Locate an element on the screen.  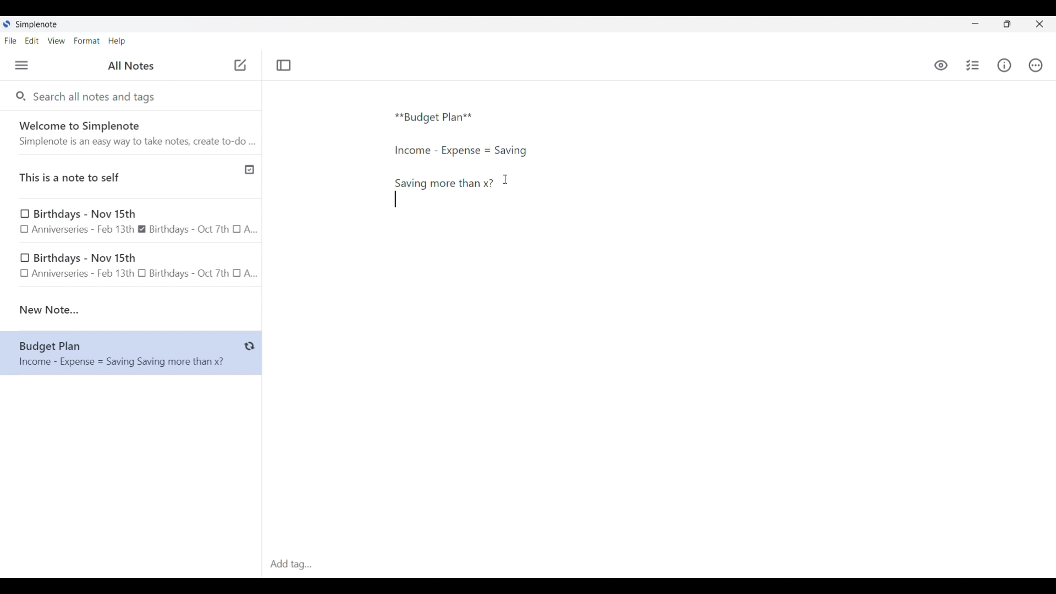
Software welcome note is located at coordinates (134, 133).